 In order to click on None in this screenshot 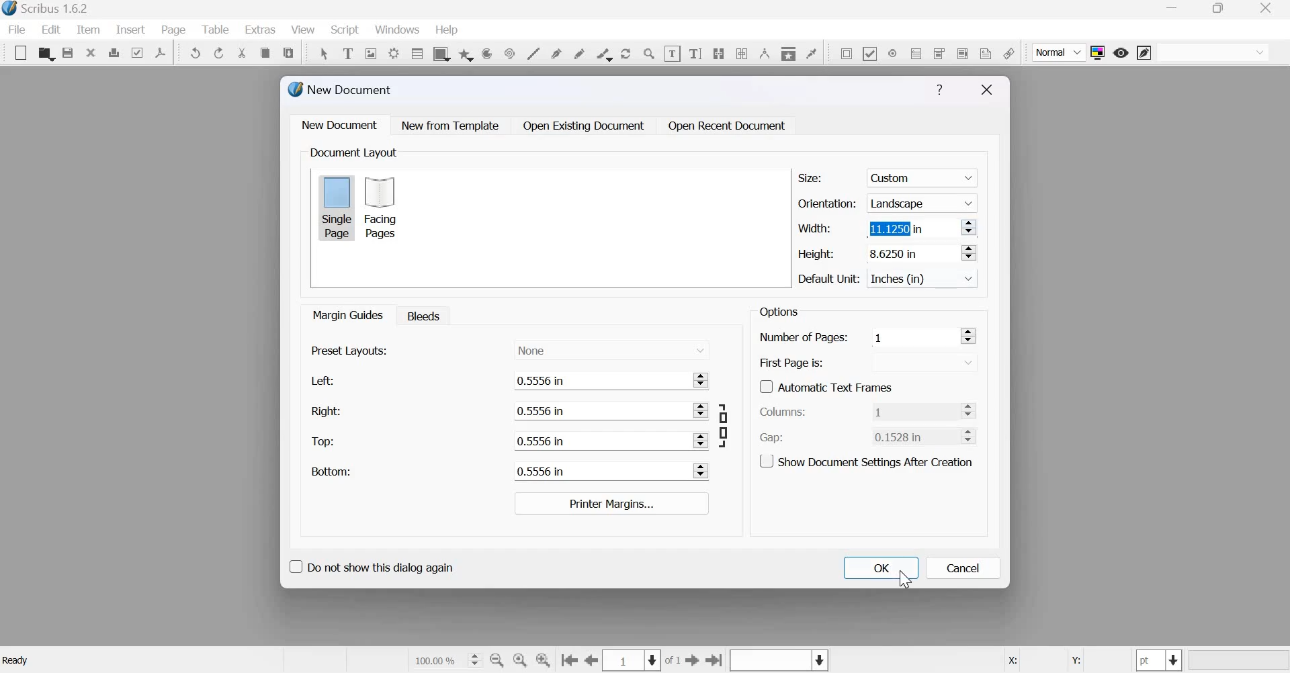, I will do `click(611, 349)`.